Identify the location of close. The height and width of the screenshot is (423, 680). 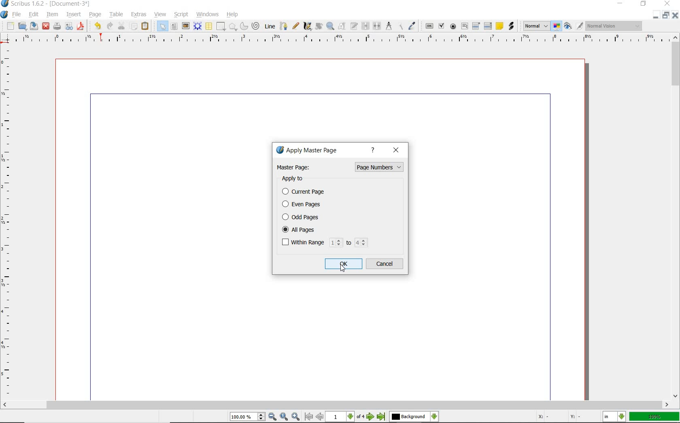
(46, 26).